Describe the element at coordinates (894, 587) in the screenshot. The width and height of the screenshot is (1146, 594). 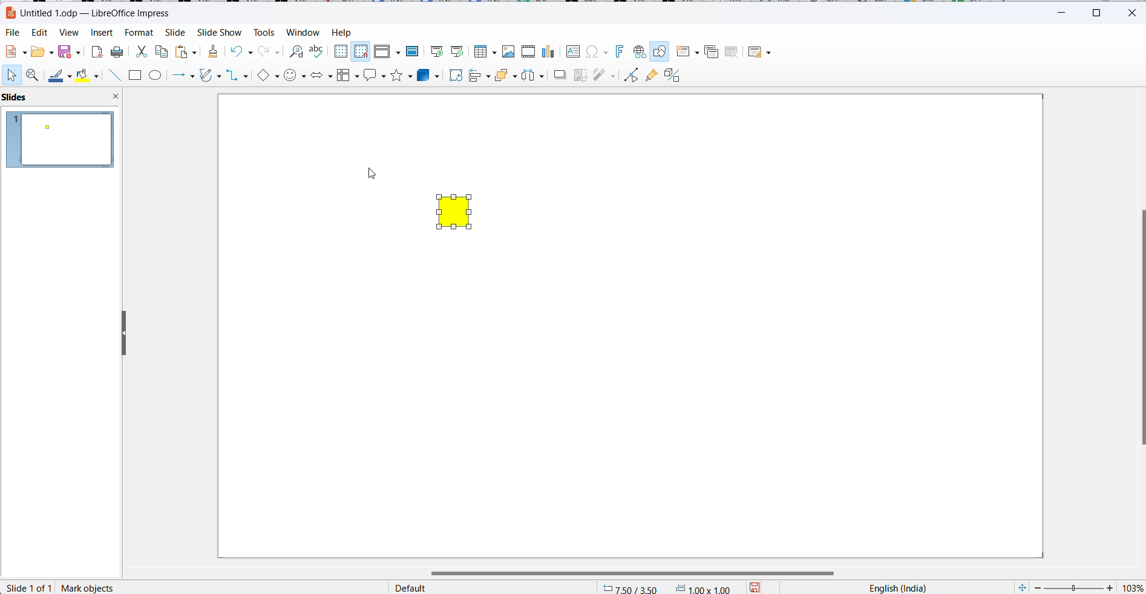
I see `text language` at that location.